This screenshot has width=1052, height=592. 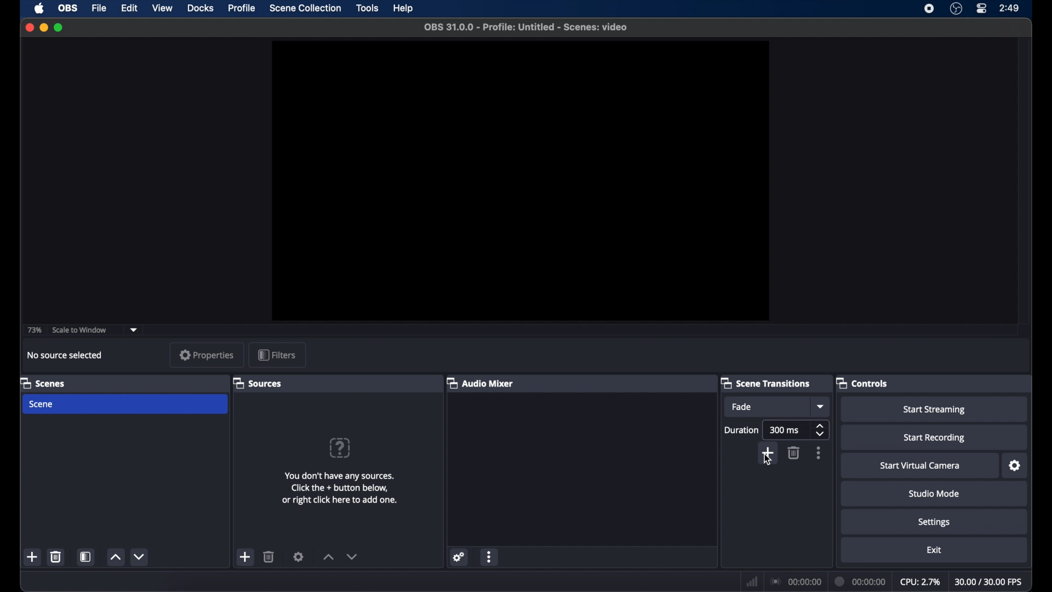 What do you see at coordinates (341, 488) in the screenshot?
I see `info` at bounding box center [341, 488].